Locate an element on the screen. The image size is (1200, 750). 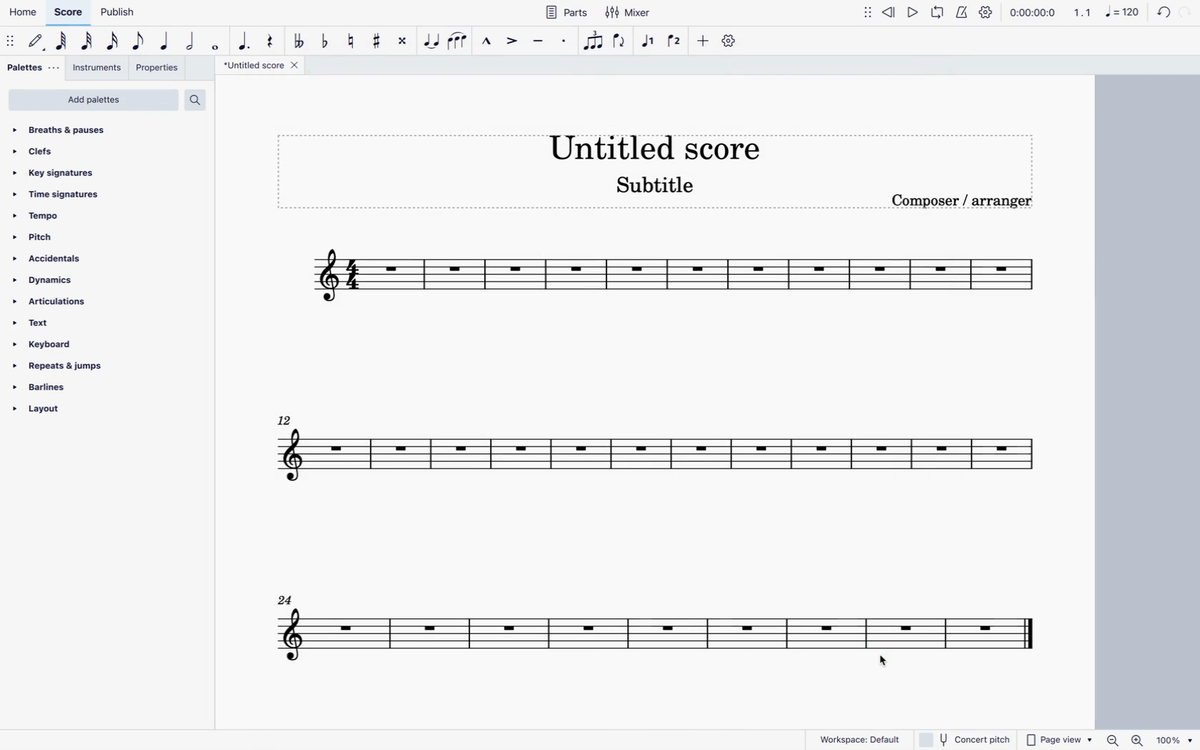
tempo is located at coordinates (39, 215).